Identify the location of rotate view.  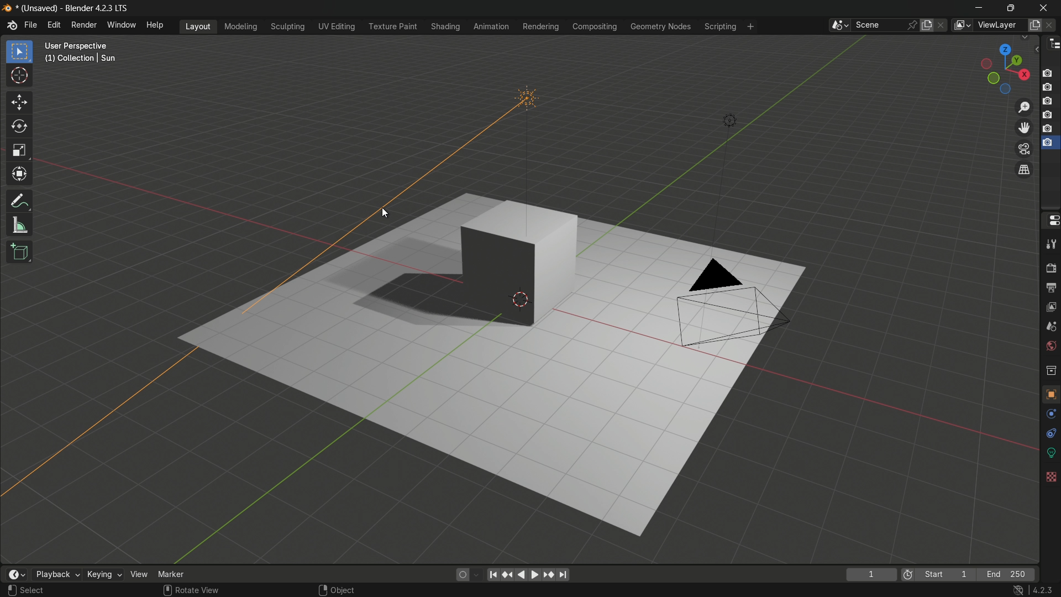
(198, 590).